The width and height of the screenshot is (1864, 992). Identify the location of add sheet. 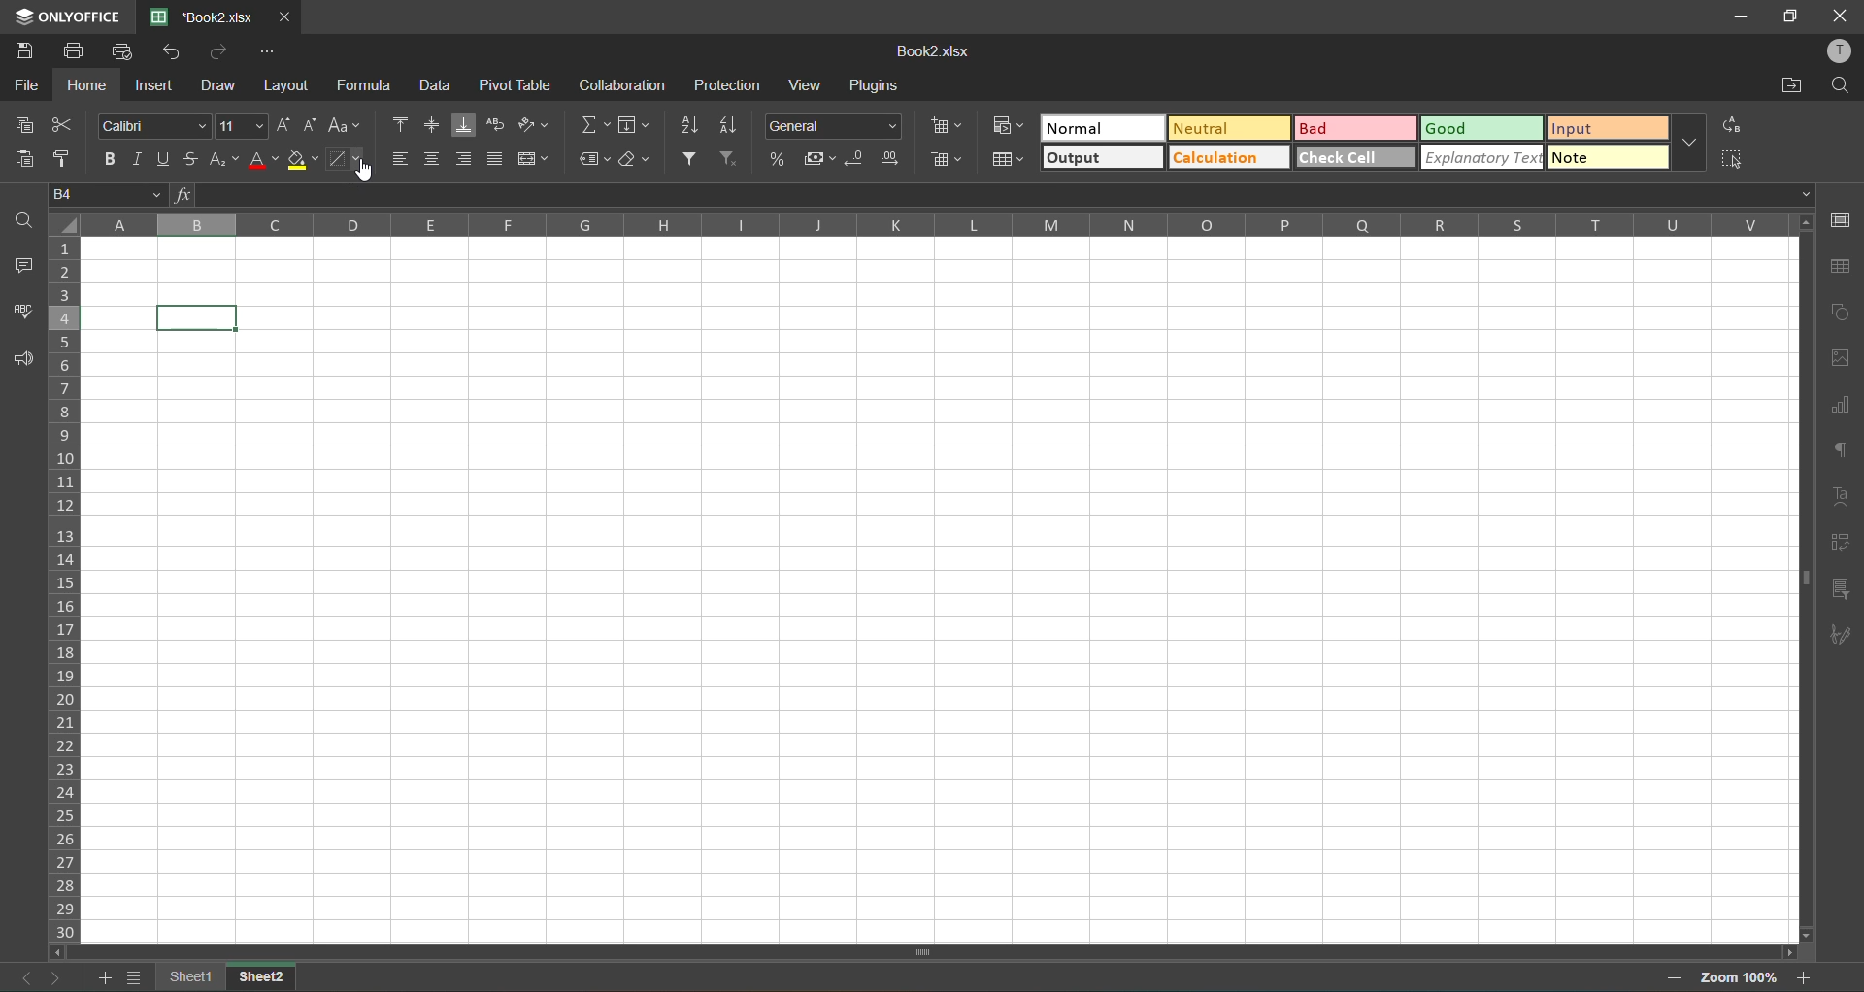
(110, 979).